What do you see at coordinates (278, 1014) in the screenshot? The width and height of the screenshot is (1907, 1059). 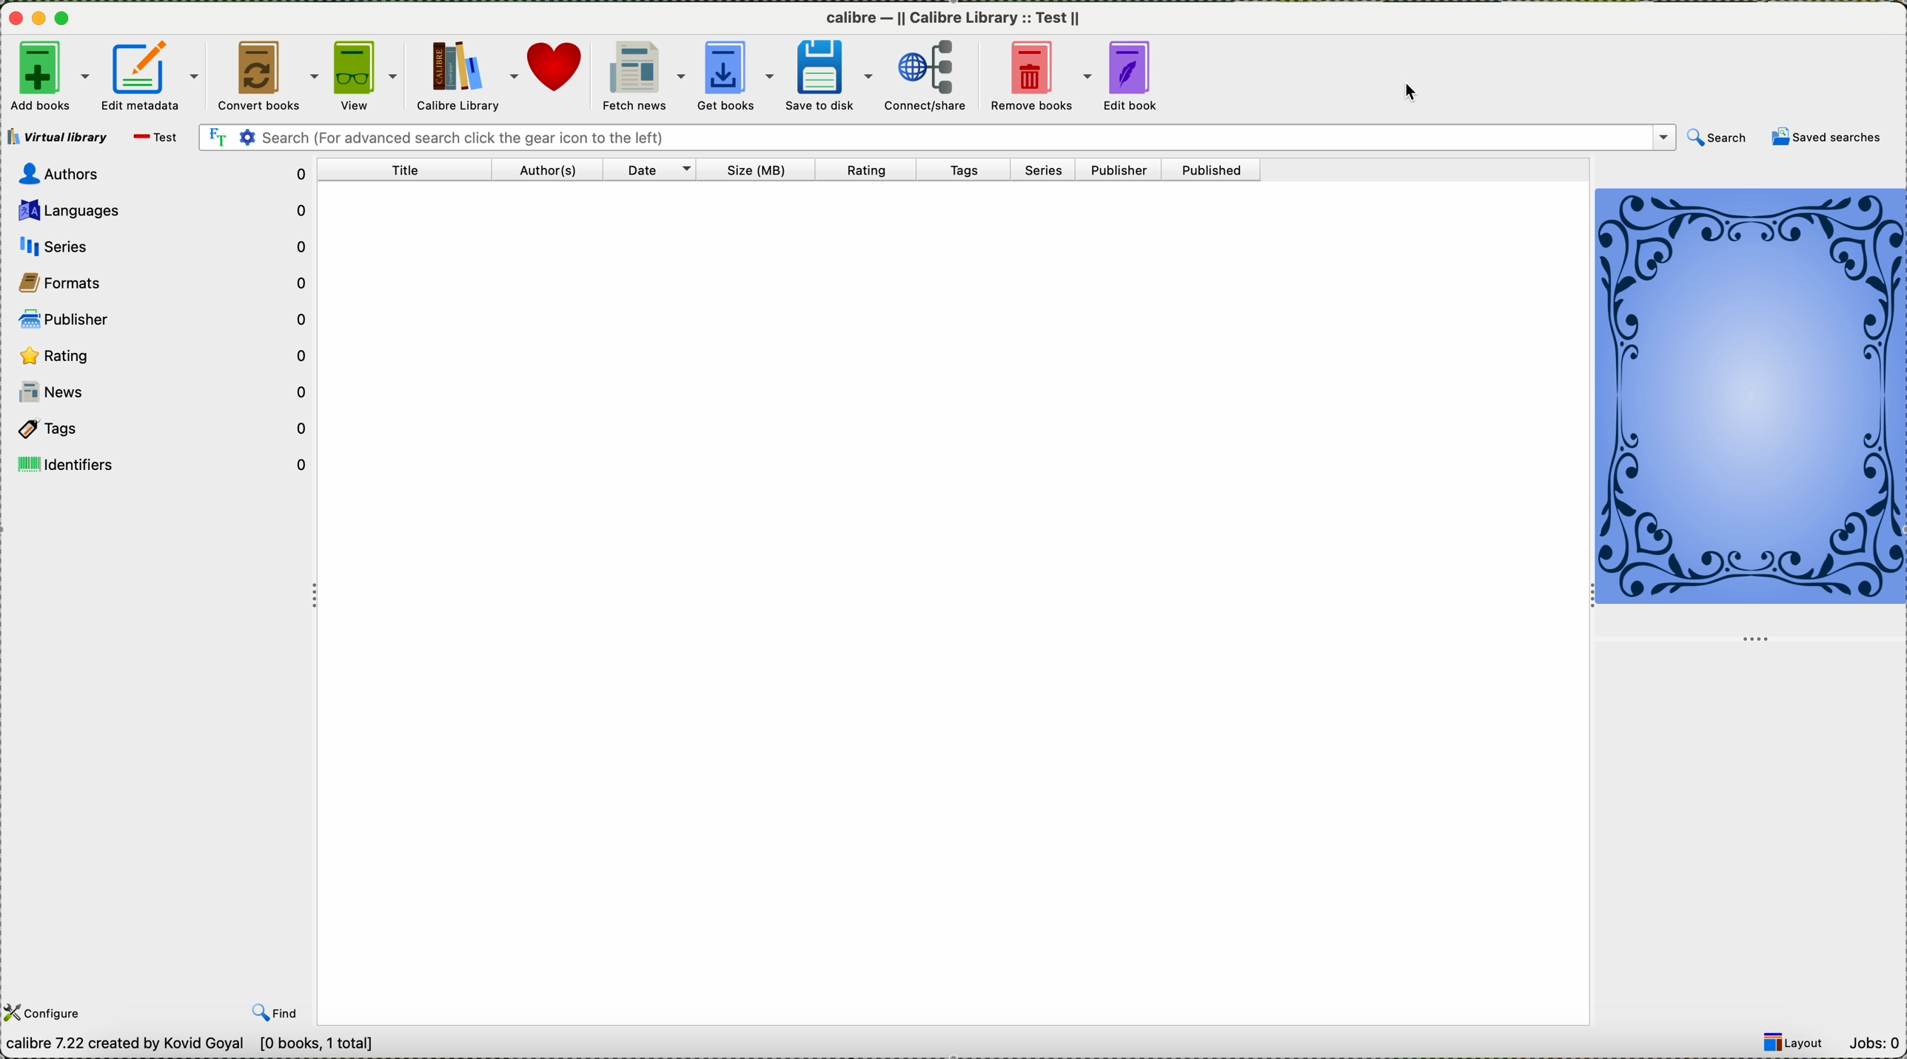 I see `find` at bounding box center [278, 1014].